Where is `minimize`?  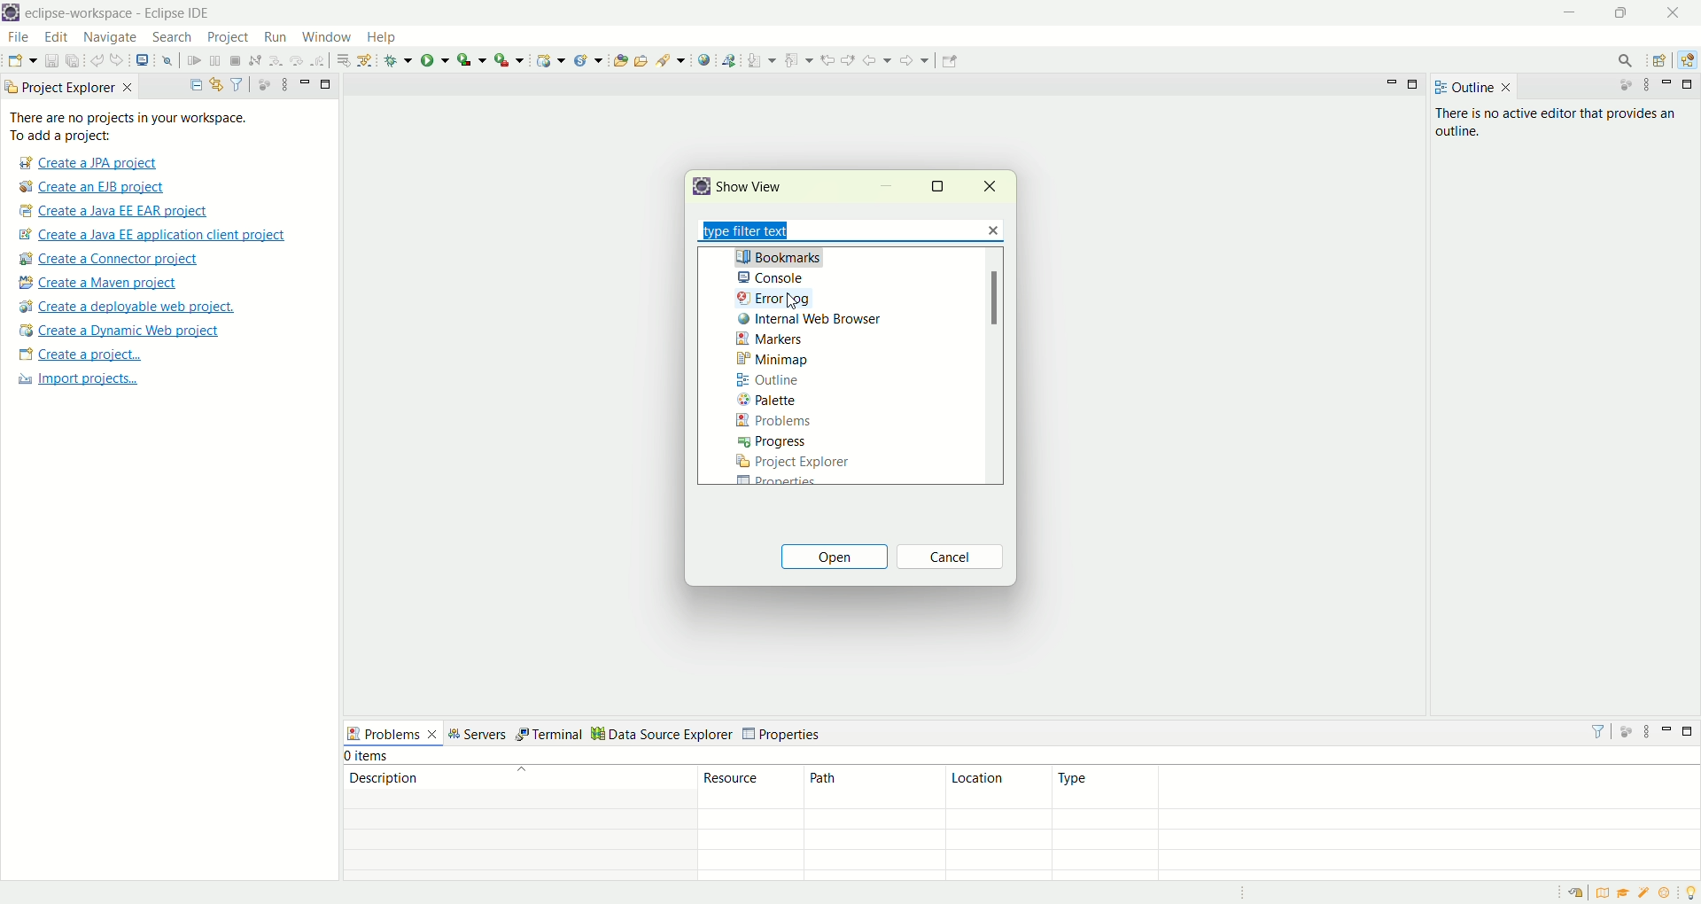
minimize is located at coordinates (1567, 13).